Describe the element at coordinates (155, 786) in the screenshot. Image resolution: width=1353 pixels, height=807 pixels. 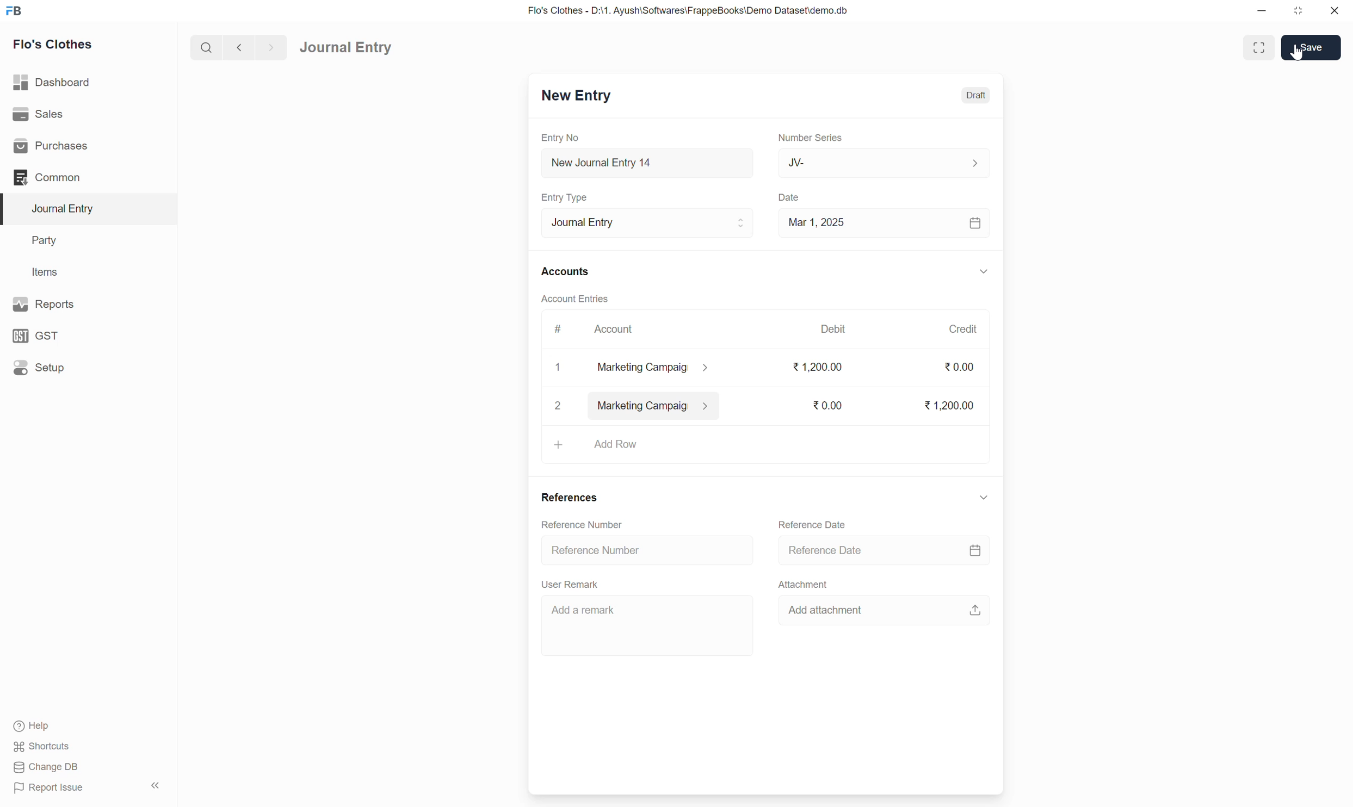
I see `<<` at that location.